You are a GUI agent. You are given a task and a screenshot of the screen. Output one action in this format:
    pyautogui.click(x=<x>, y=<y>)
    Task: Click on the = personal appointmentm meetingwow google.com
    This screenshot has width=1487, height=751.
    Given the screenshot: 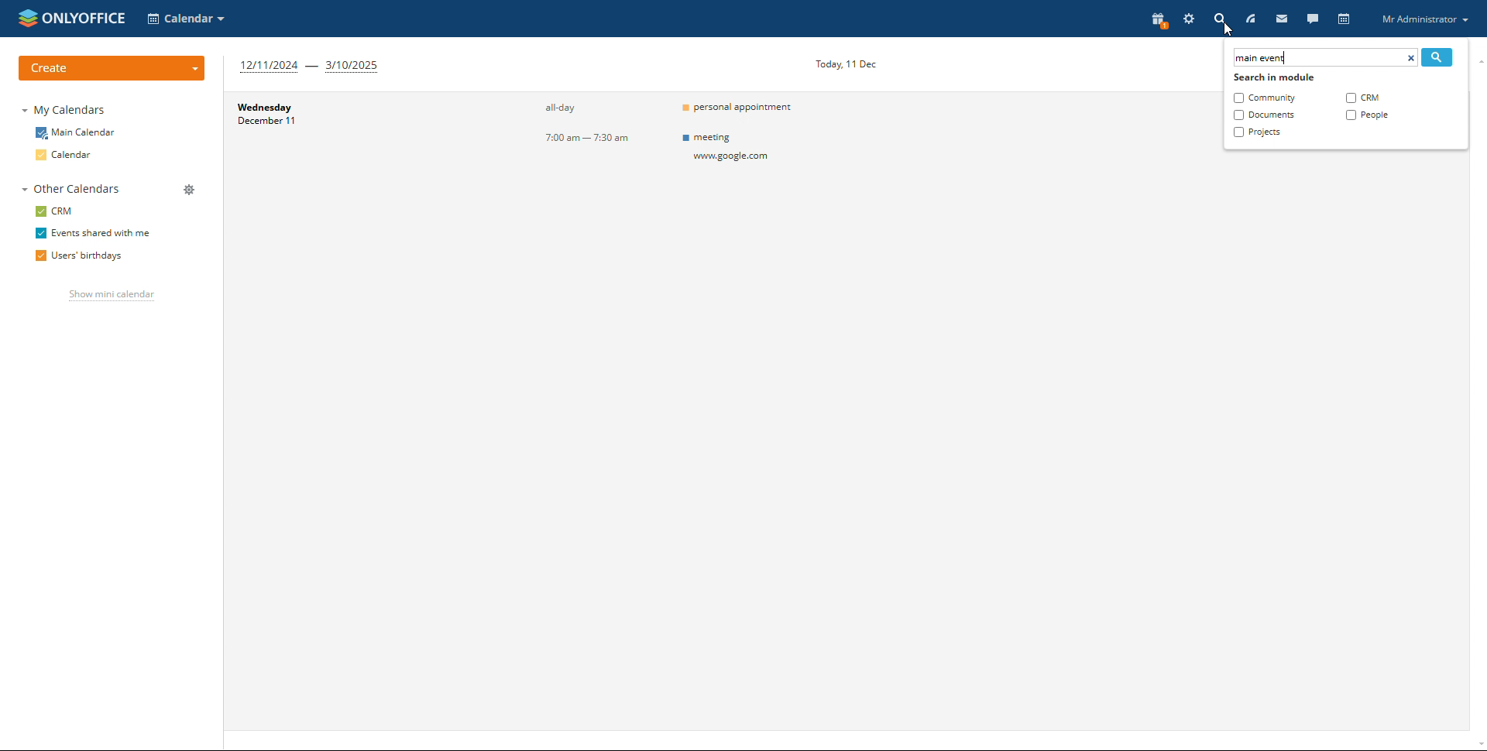 What is the action you would take?
    pyautogui.click(x=745, y=150)
    